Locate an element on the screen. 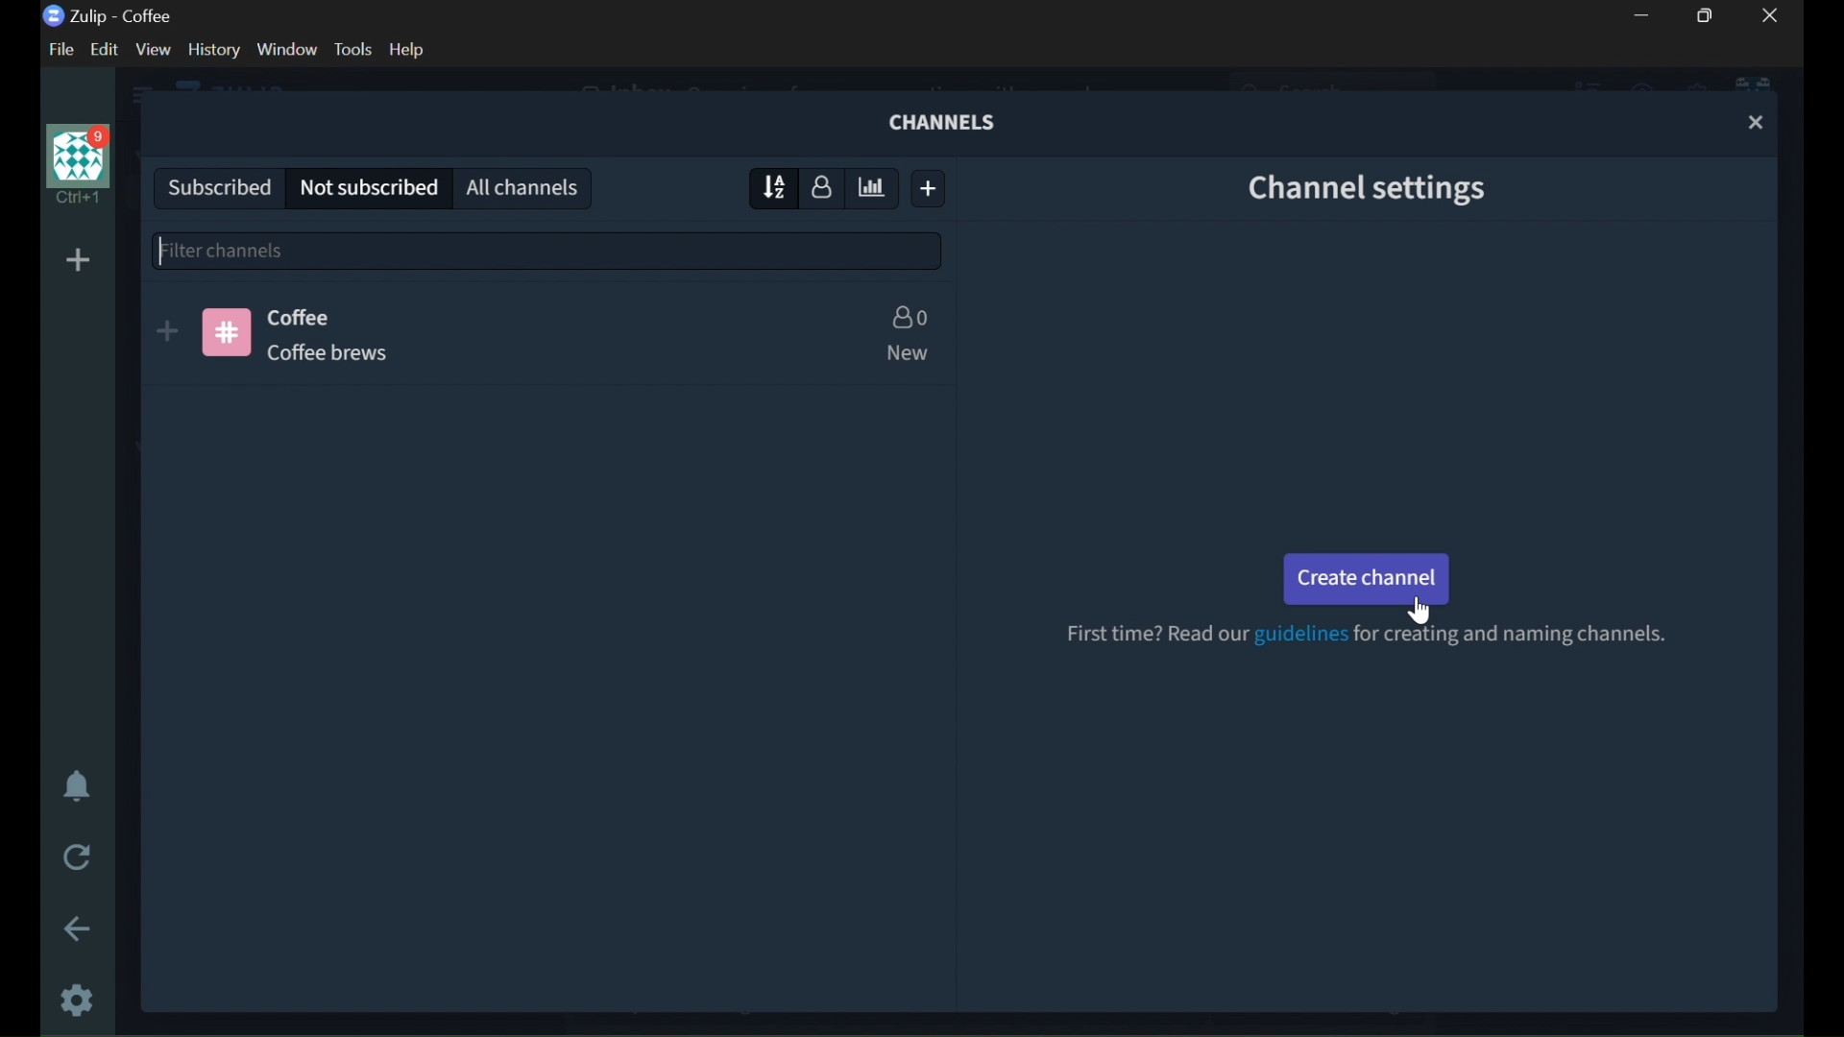 The width and height of the screenshot is (1844, 1037). SUBSCRIBED is located at coordinates (213, 184).